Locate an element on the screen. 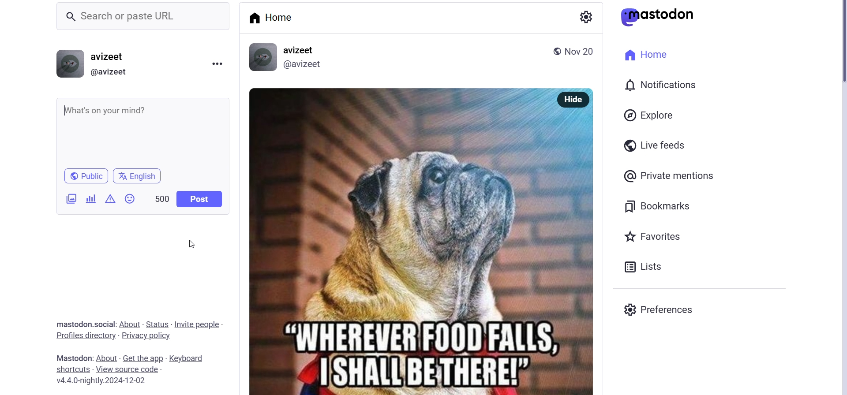 The height and width of the screenshot is (395, 847). view source code is located at coordinates (127, 369).